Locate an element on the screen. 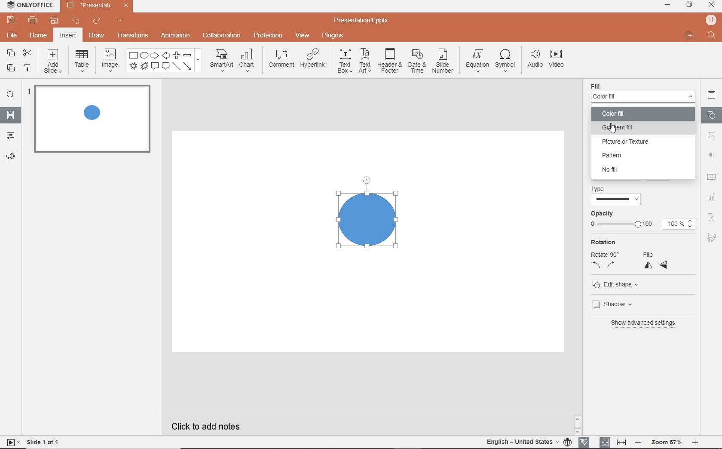 The height and width of the screenshot is (449, 722). draw is located at coordinates (97, 37).